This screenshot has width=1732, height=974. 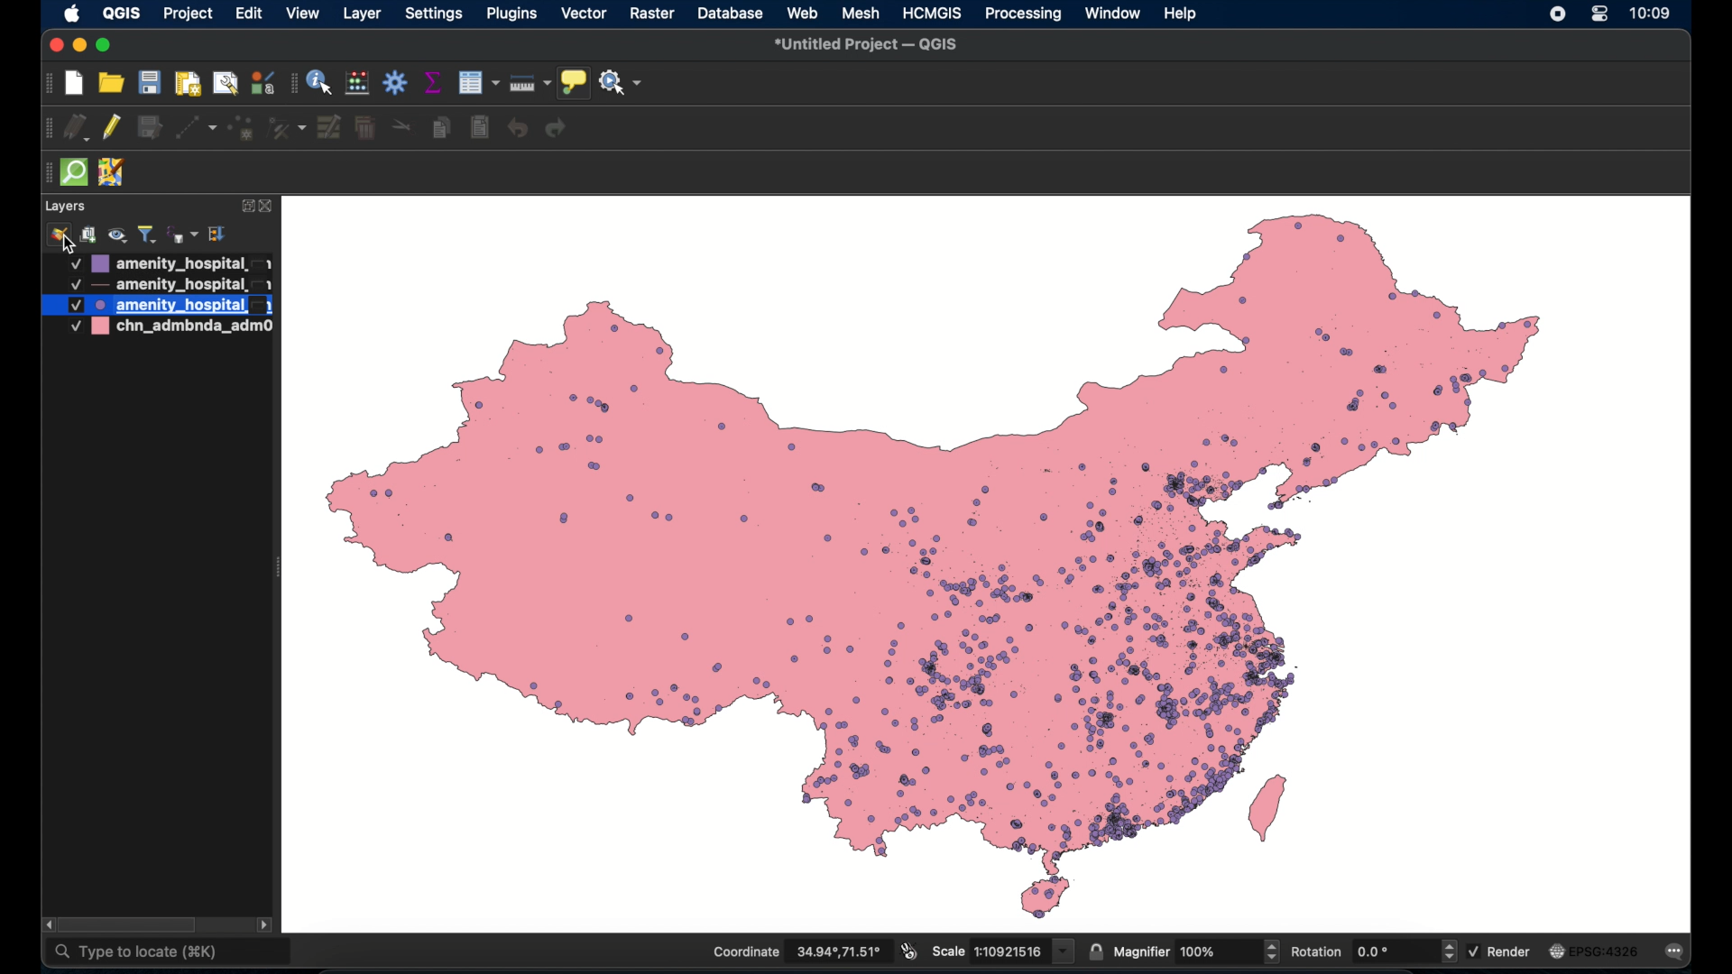 I want to click on window, so click(x=1112, y=14).